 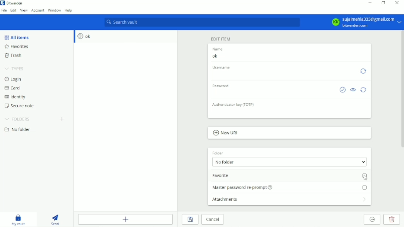 I want to click on All items, so click(x=17, y=37).